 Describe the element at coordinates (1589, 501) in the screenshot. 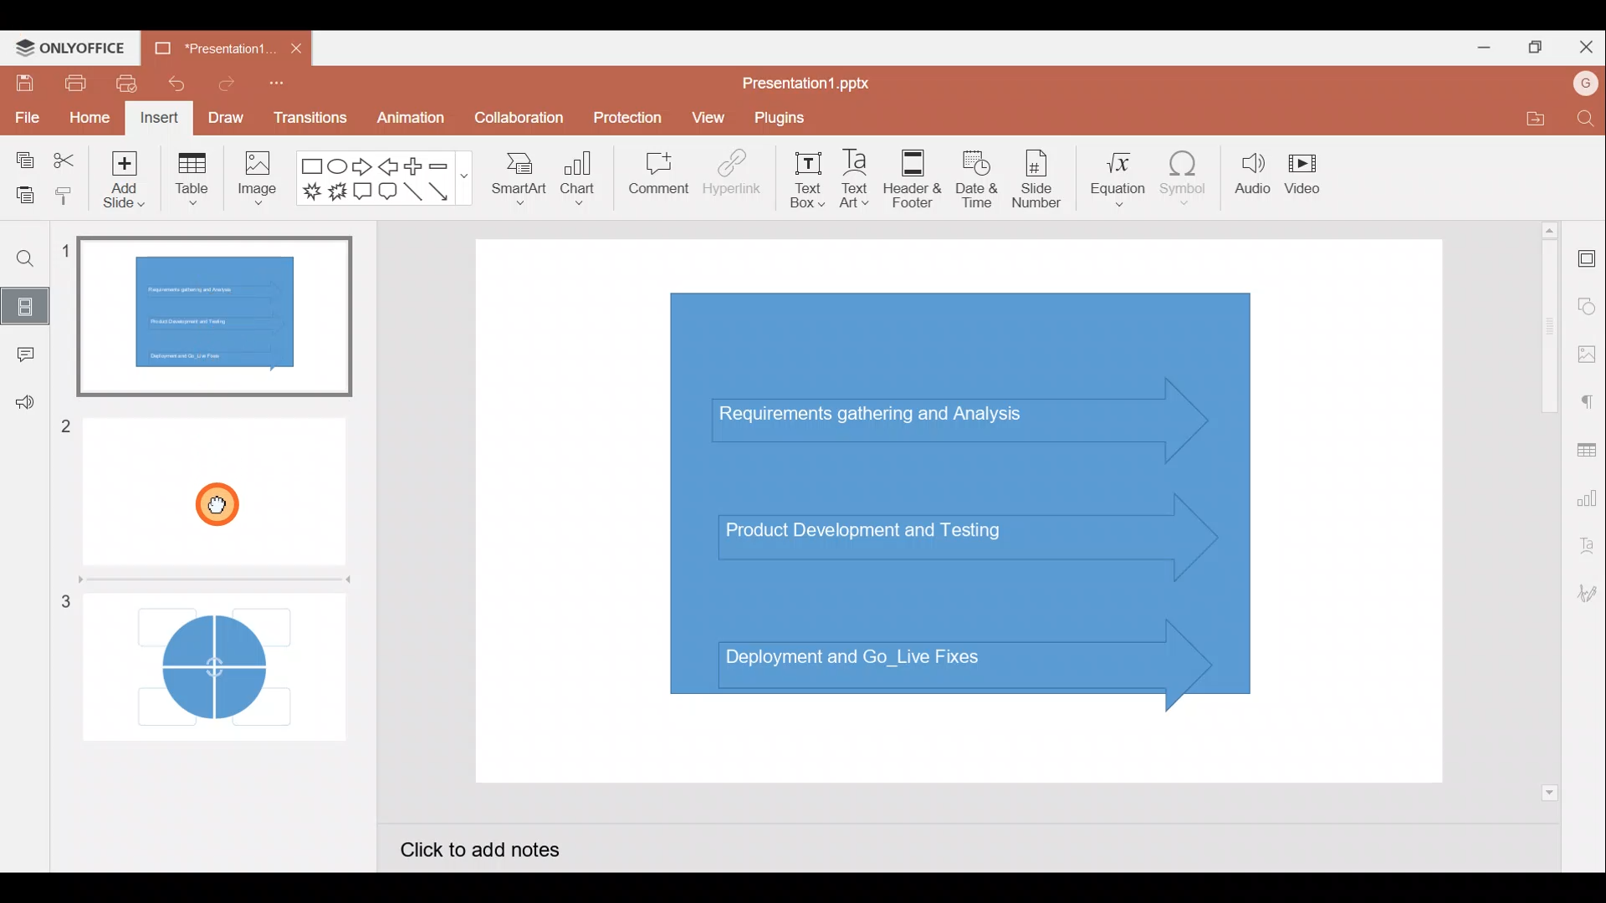

I see `Chart settings` at that location.